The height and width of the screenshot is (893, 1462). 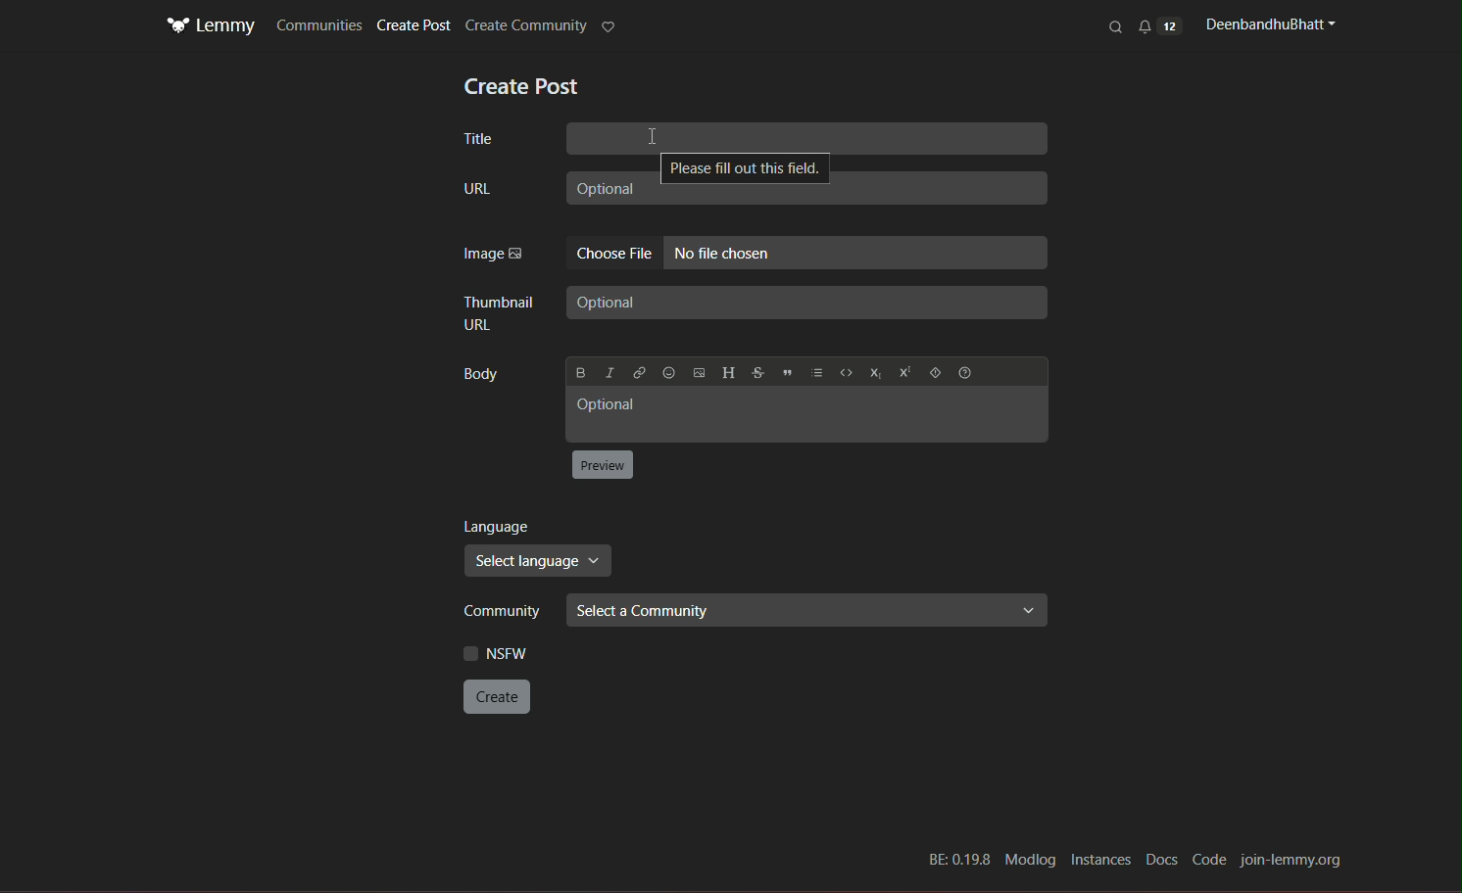 I want to click on Quote, so click(x=784, y=372).